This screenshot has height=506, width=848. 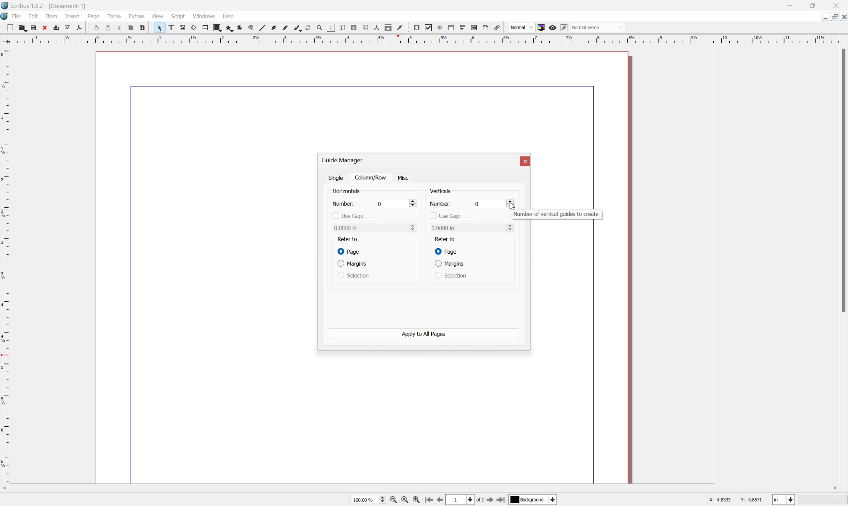 What do you see at coordinates (353, 276) in the screenshot?
I see `selection` at bounding box center [353, 276].